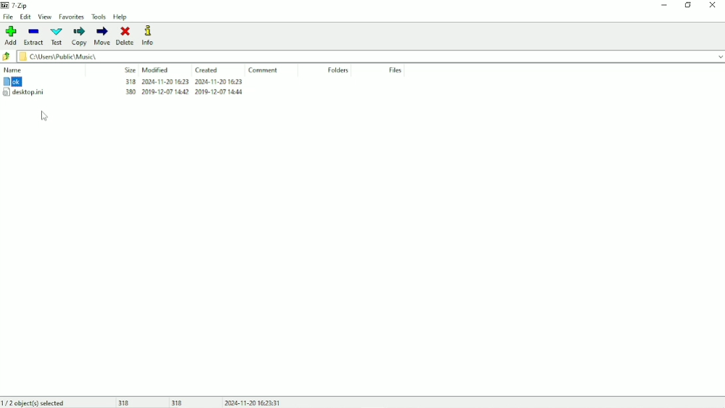  Describe the element at coordinates (178, 402) in the screenshot. I see `318` at that location.